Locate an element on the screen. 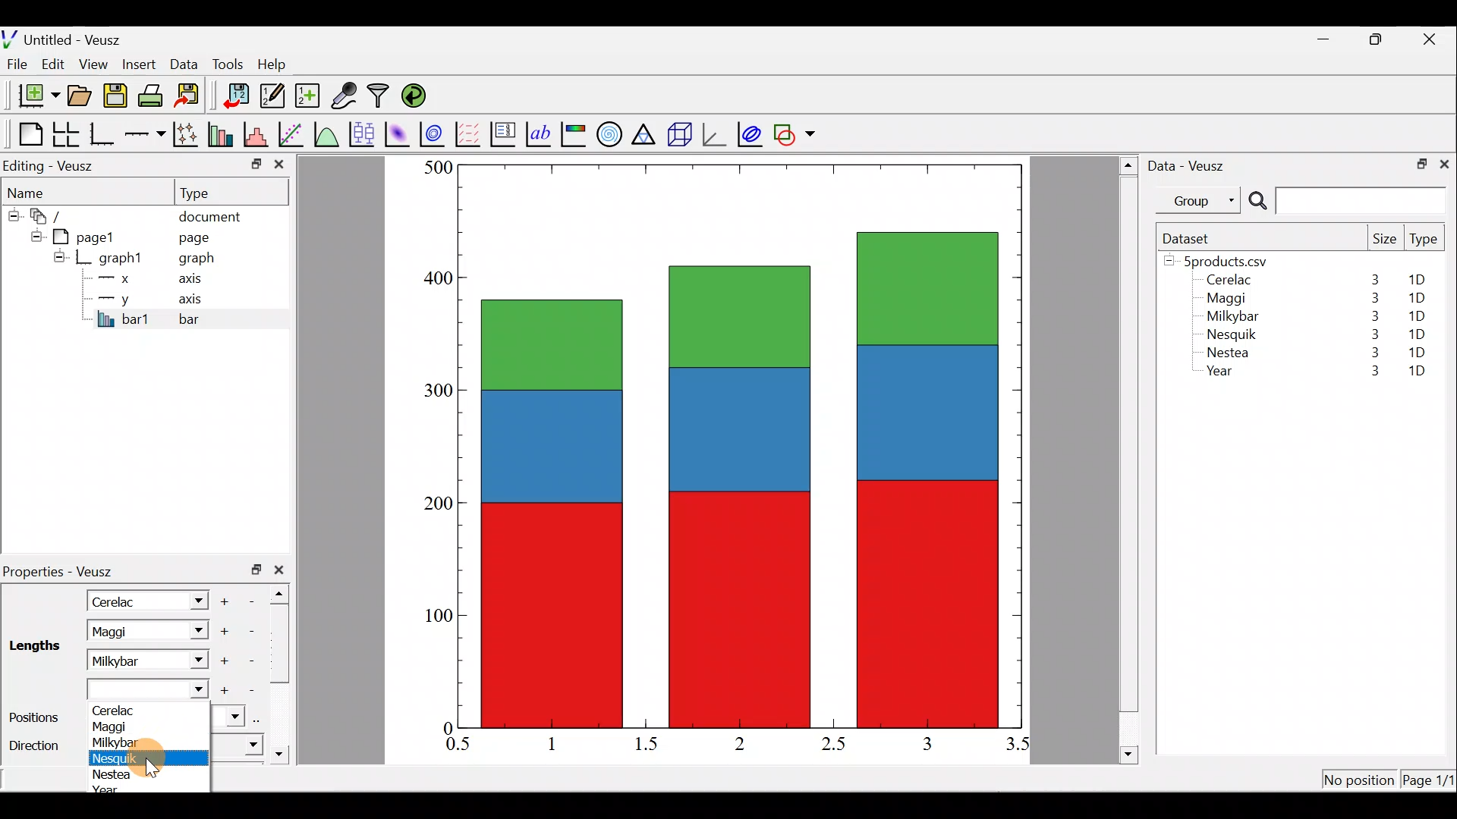 This screenshot has height=819, width=1457. Print the document is located at coordinates (155, 95).